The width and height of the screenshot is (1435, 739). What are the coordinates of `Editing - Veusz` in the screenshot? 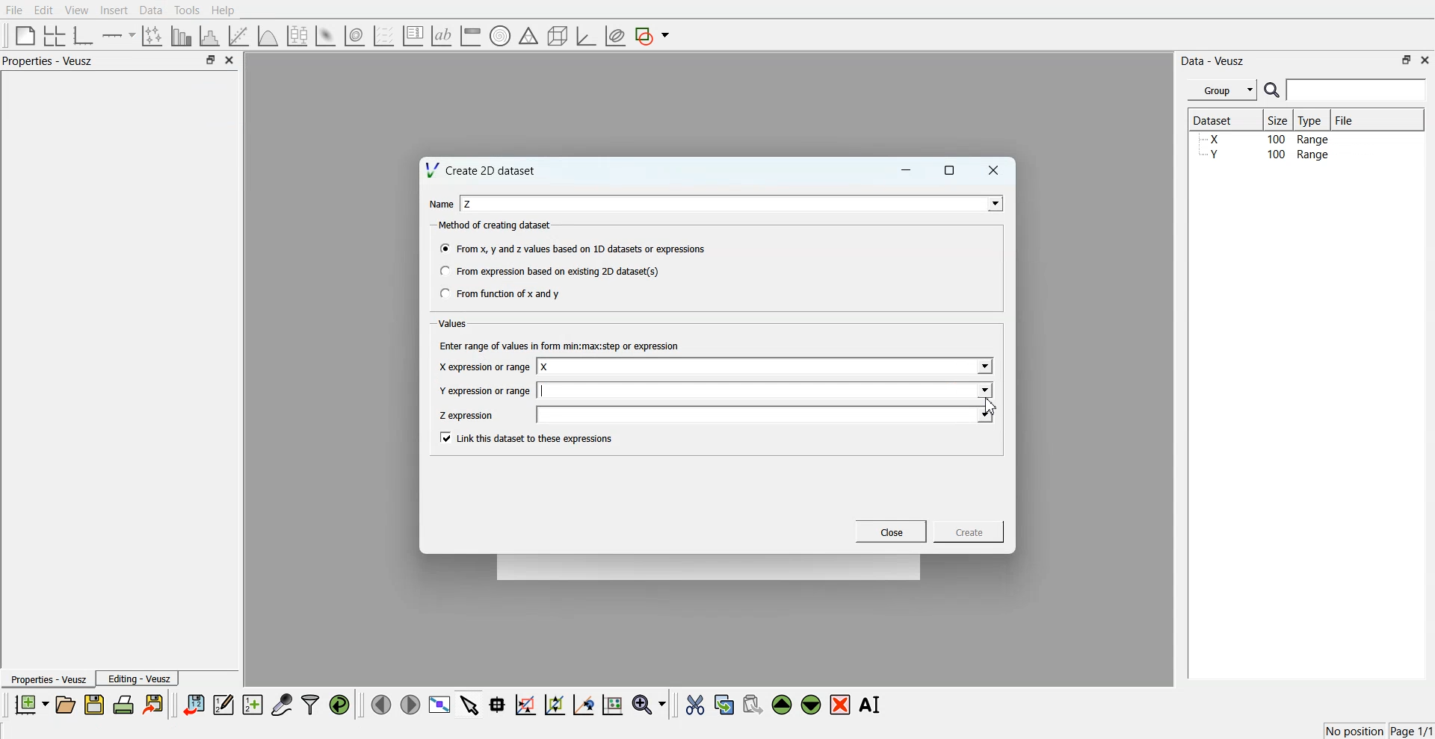 It's located at (138, 678).